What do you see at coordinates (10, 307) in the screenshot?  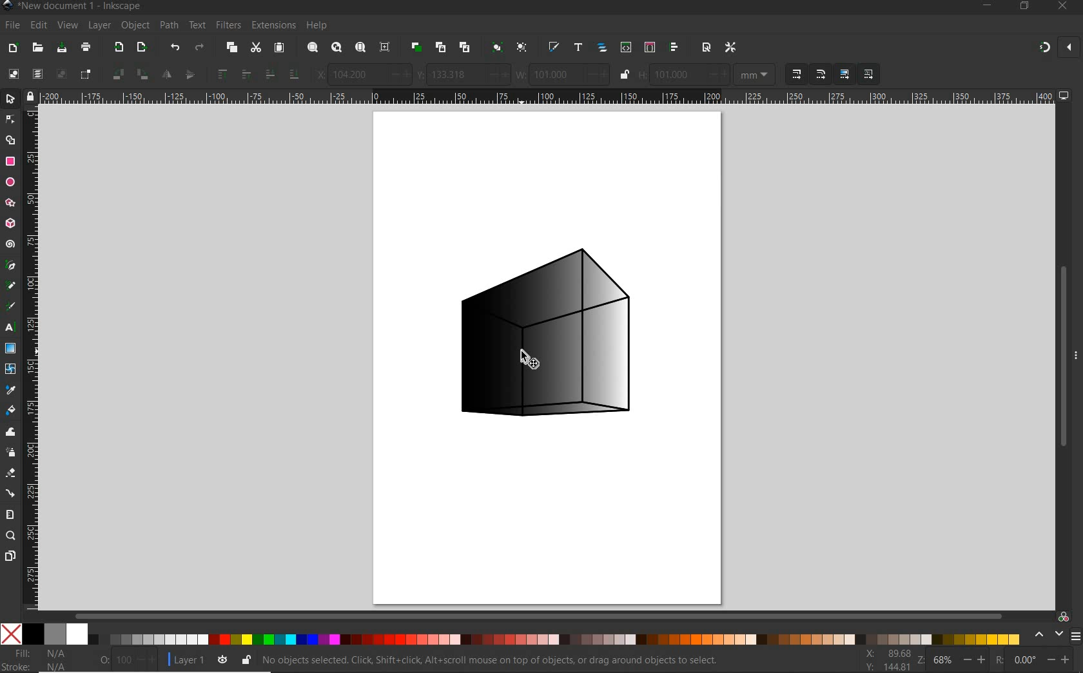 I see `CALLIGRAPHY TOOL` at bounding box center [10, 307].